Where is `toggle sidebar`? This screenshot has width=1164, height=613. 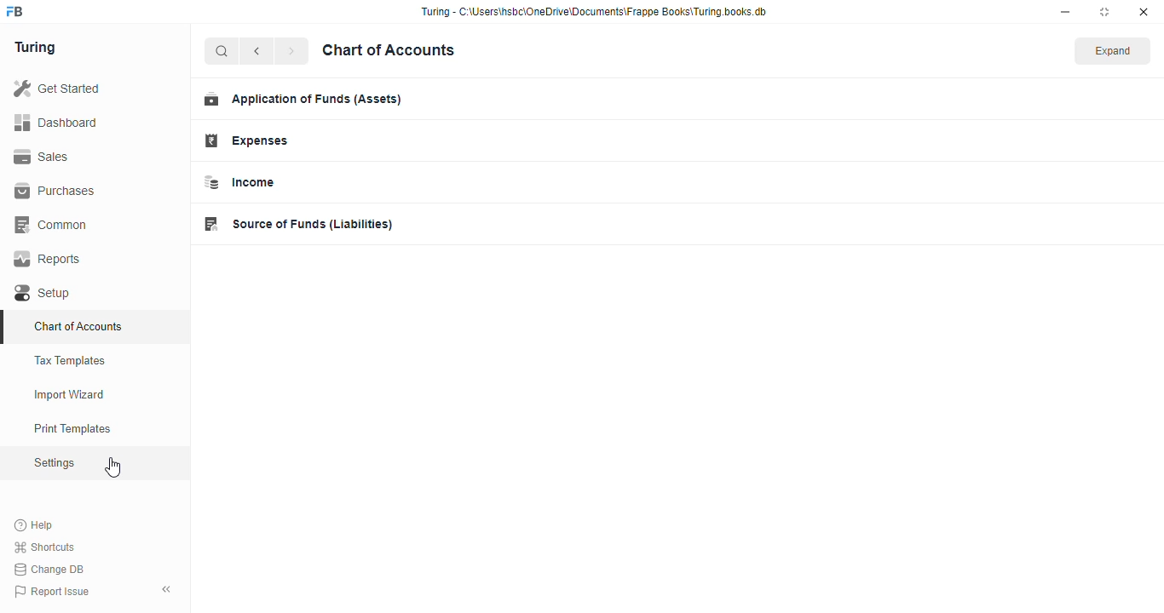
toggle sidebar is located at coordinates (169, 588).